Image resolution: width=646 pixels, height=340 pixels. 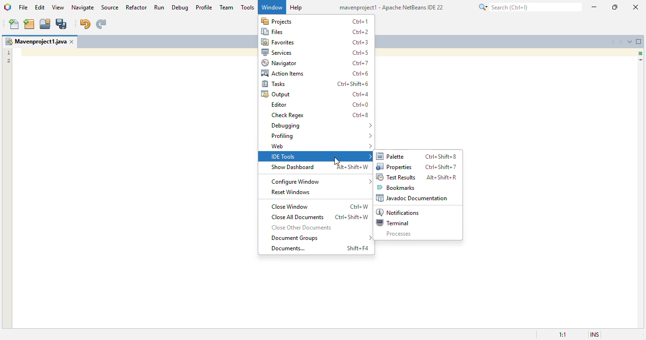 What do you see at coordinates (443, 177) in the screenshot?
I see `shortcut for test results` at bounding box center [443, 177].